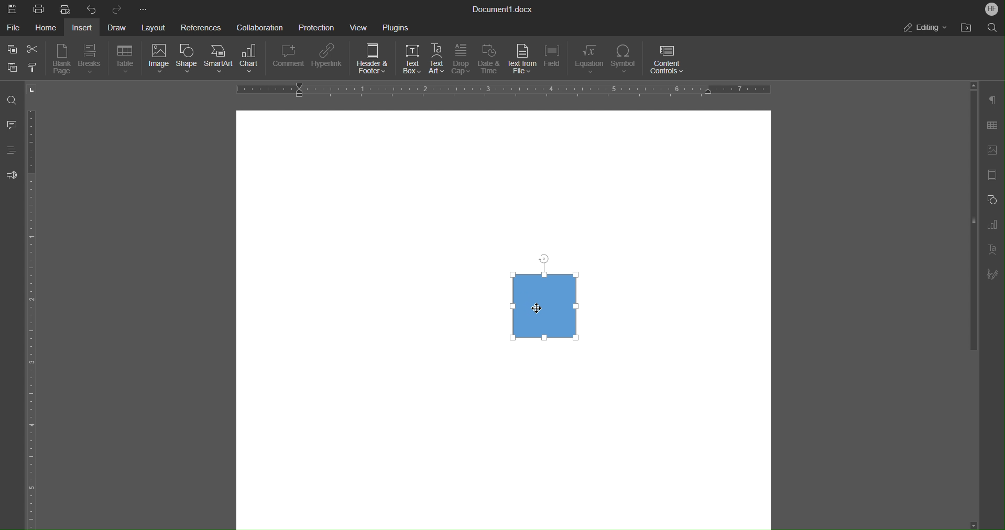  Describe the element at coordinates (408, 60) in the screenshot. I see `Text Box` at that location.